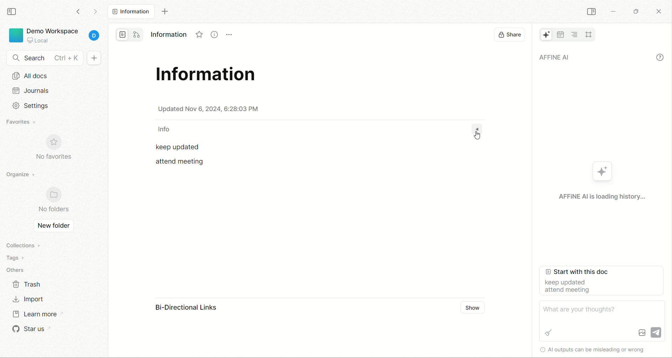 This screenshot has width=672, height=358. What do you see at coordinates (473, 307) in the screenshot?
I see `Show` at bounding box center [473, 307].